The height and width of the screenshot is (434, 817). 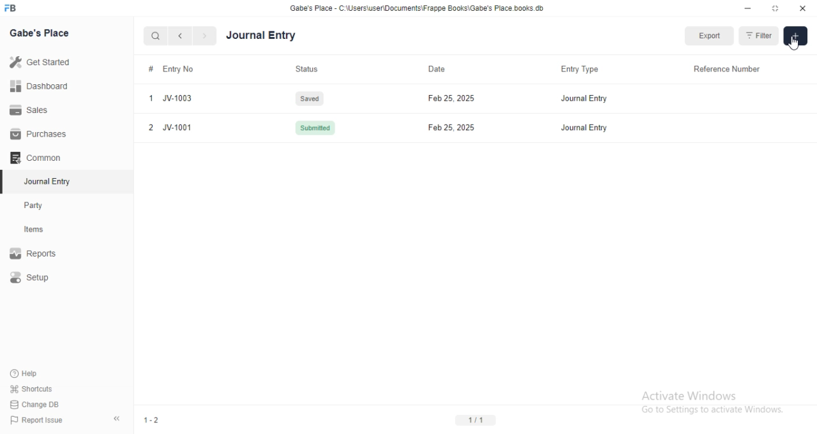 I want to click on Filter, so click(x=758, y=36).